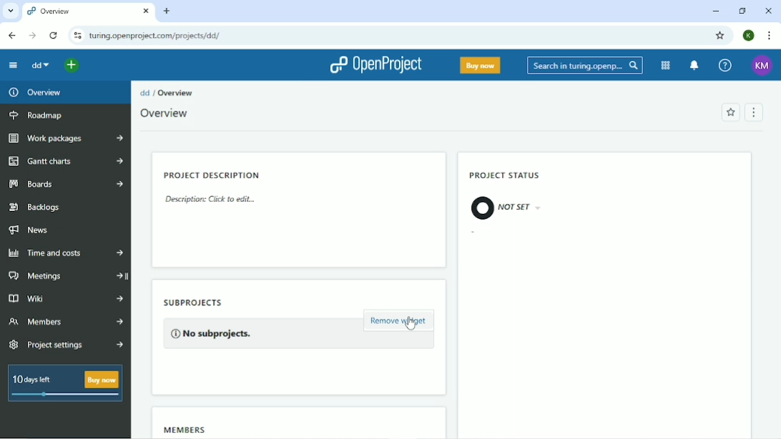 This screenshot has height=439, width=781. I want to click on dd, so click(145, 92).